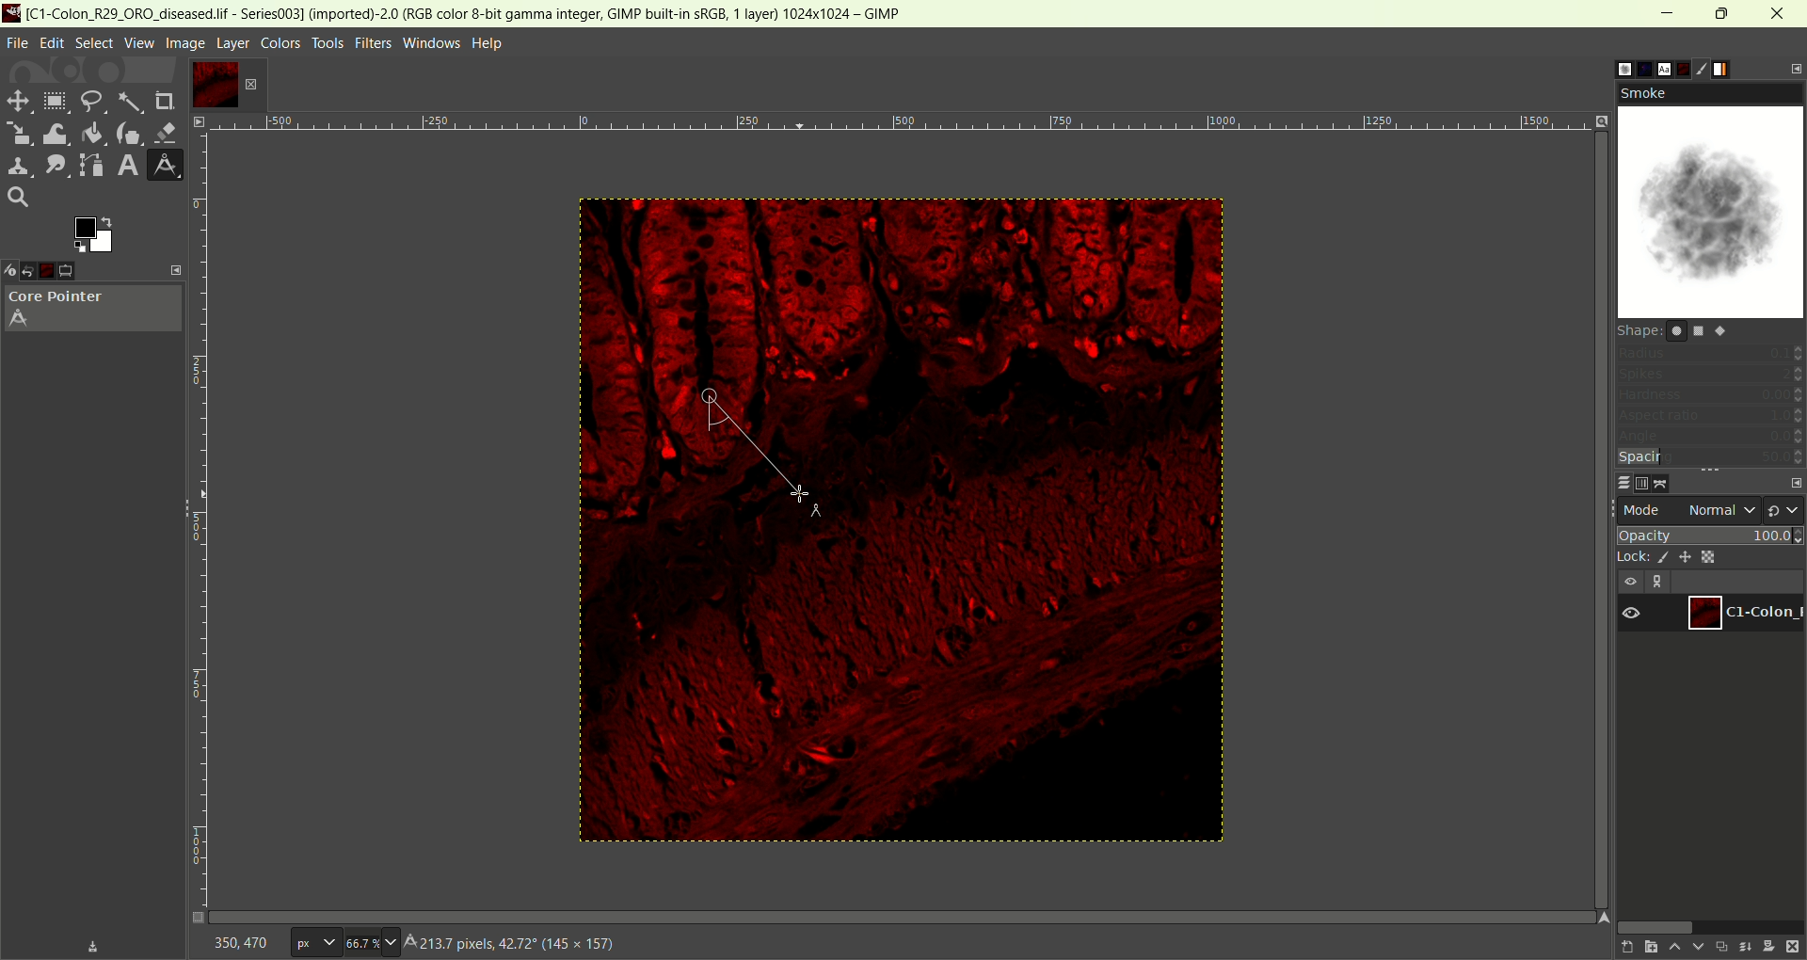 The height and width of the screenshot is (960, 1807). What do you see at coordinates (434, 43) in the screenshot?
I see `windows` at bounding box center [434, 43].